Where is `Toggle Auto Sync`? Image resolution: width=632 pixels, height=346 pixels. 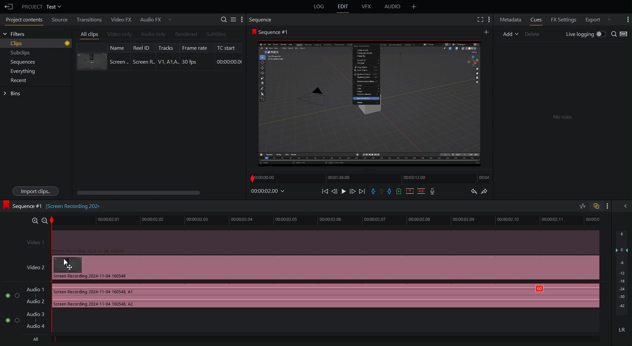 Toggle Auto Sync is located at coordinates (596, 205).